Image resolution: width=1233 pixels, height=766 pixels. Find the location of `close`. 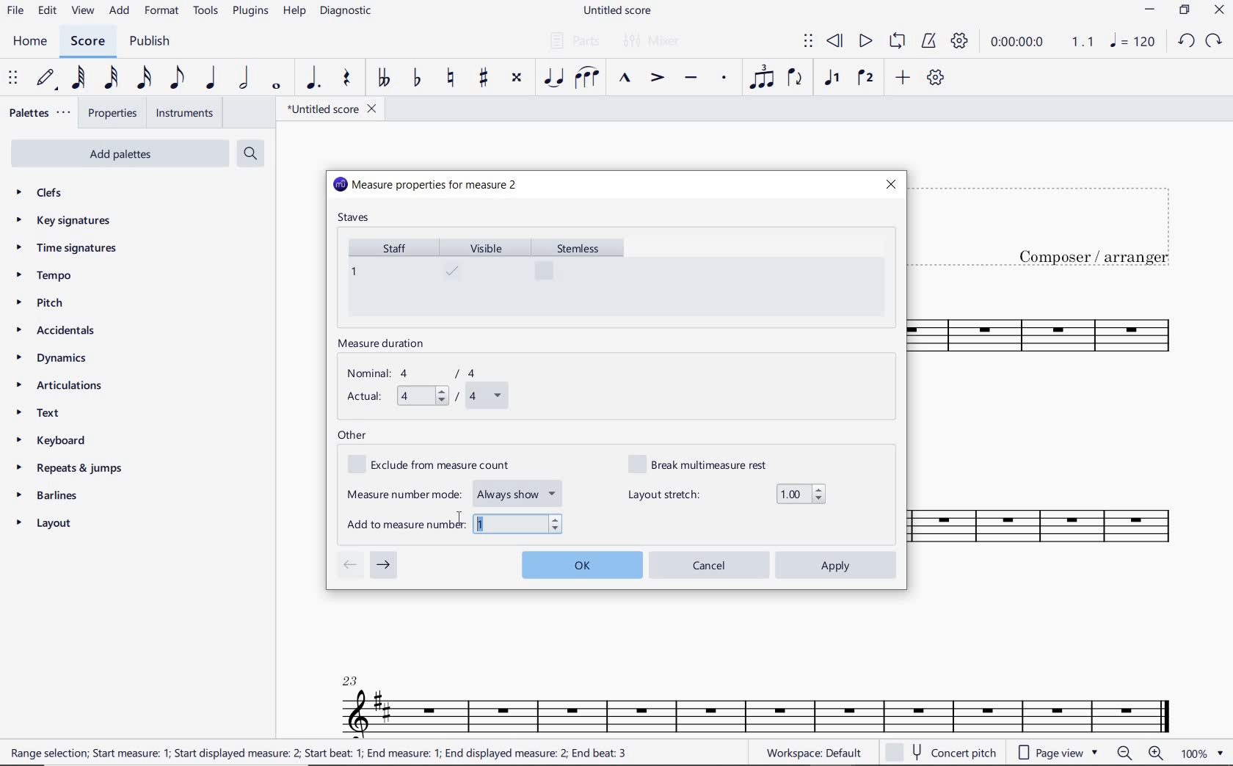

close is located at coordinates (890, 184).